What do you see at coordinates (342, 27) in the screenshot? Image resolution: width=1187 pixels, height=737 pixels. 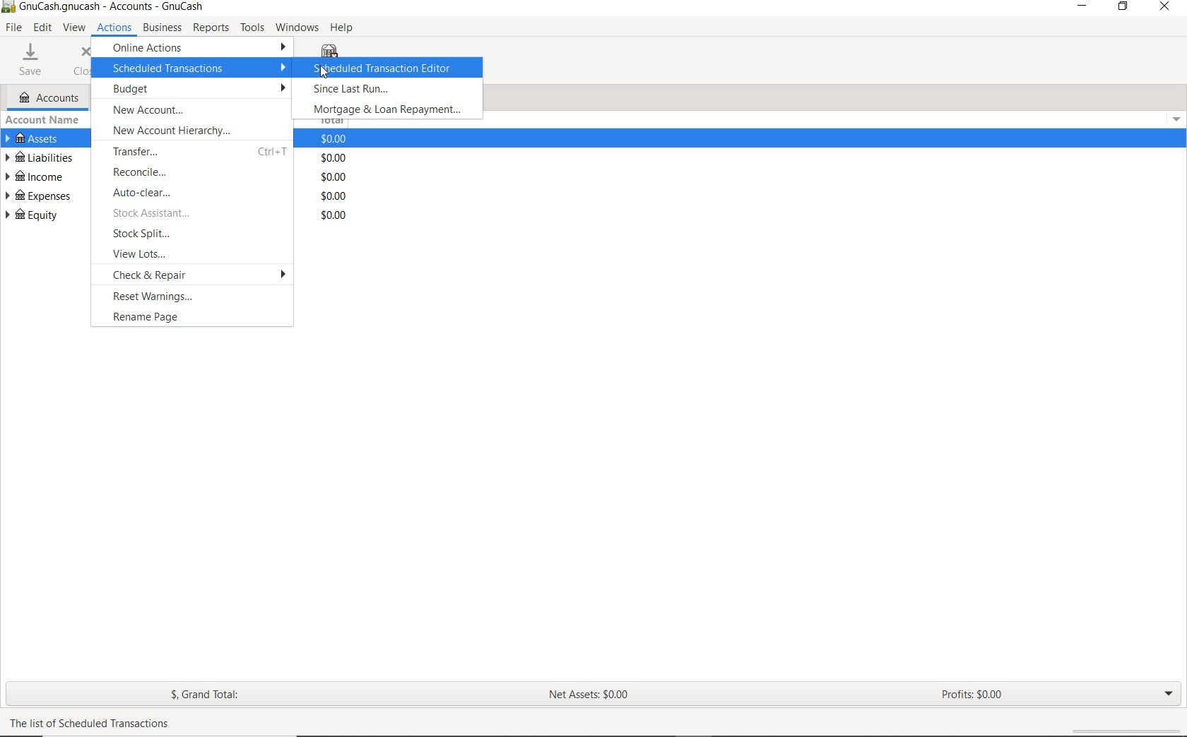 I see `HELP` at bounding box center [342, 27].